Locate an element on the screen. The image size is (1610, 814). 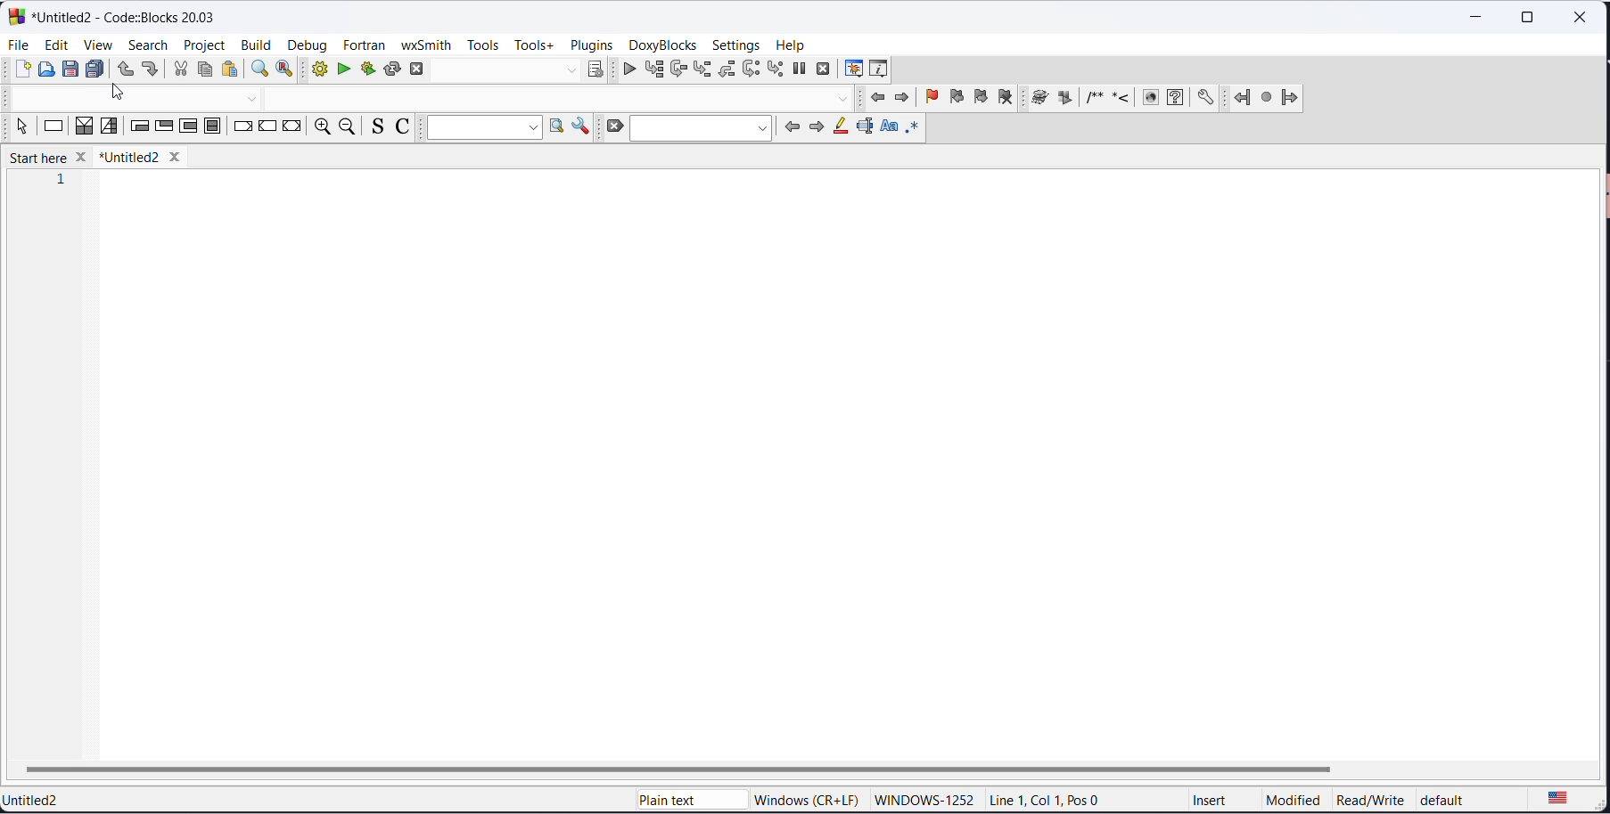
new file   is located at coordinates (802, 459).